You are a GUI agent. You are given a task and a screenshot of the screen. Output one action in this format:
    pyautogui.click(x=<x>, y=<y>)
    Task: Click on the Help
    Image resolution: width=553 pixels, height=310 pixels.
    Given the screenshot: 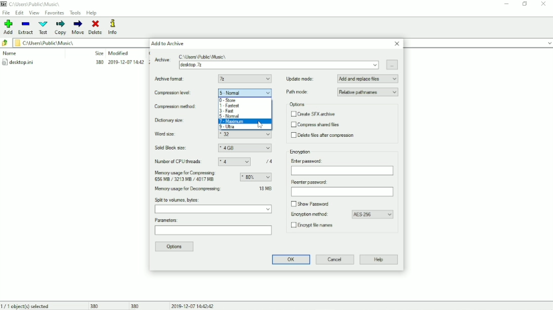 What is the action you would take?
    pyautogui.click(x=92, y=13)
    